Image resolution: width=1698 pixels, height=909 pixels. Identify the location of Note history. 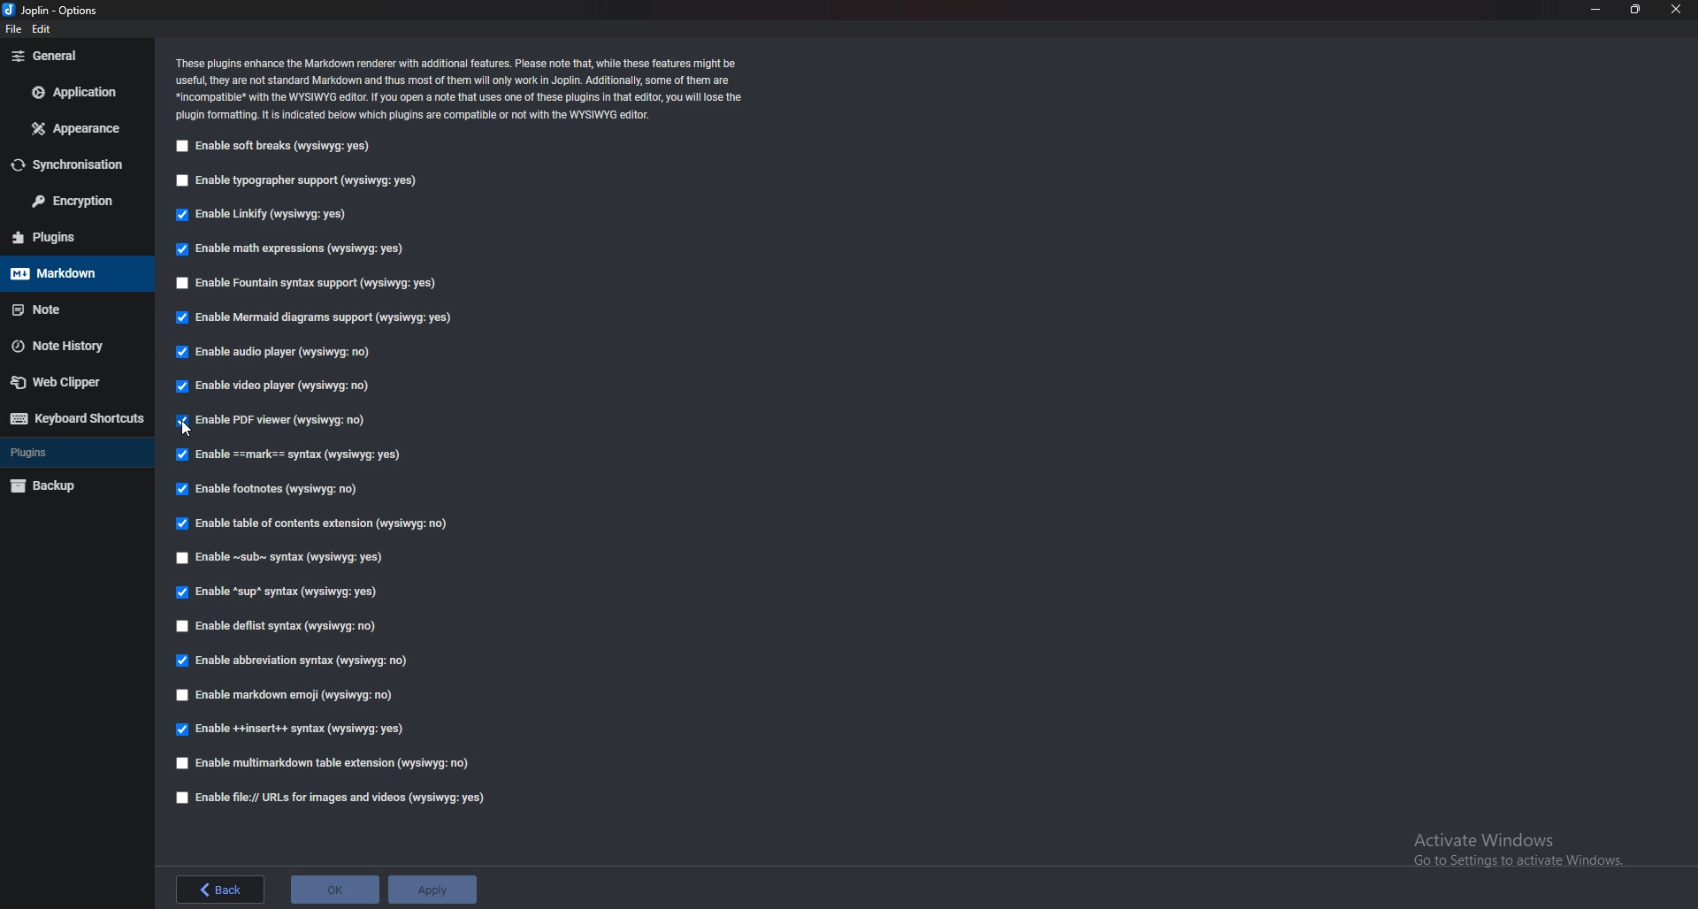
(69, 346).